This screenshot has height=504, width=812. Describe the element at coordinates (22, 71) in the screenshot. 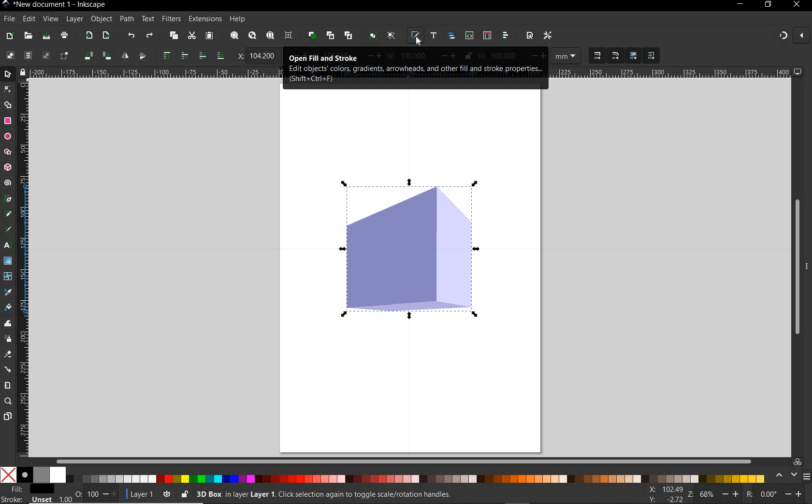

I see `lock` at that location.